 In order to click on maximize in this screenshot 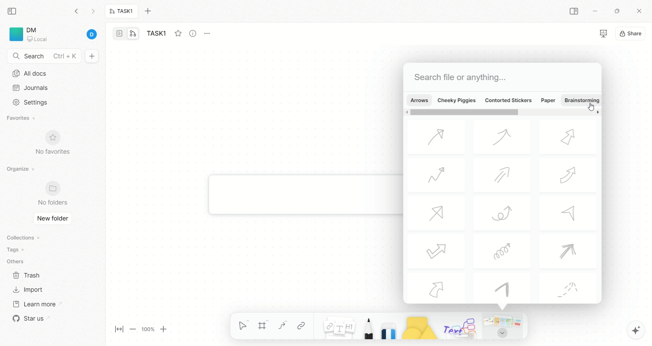, I will do `click(615, 11)`.